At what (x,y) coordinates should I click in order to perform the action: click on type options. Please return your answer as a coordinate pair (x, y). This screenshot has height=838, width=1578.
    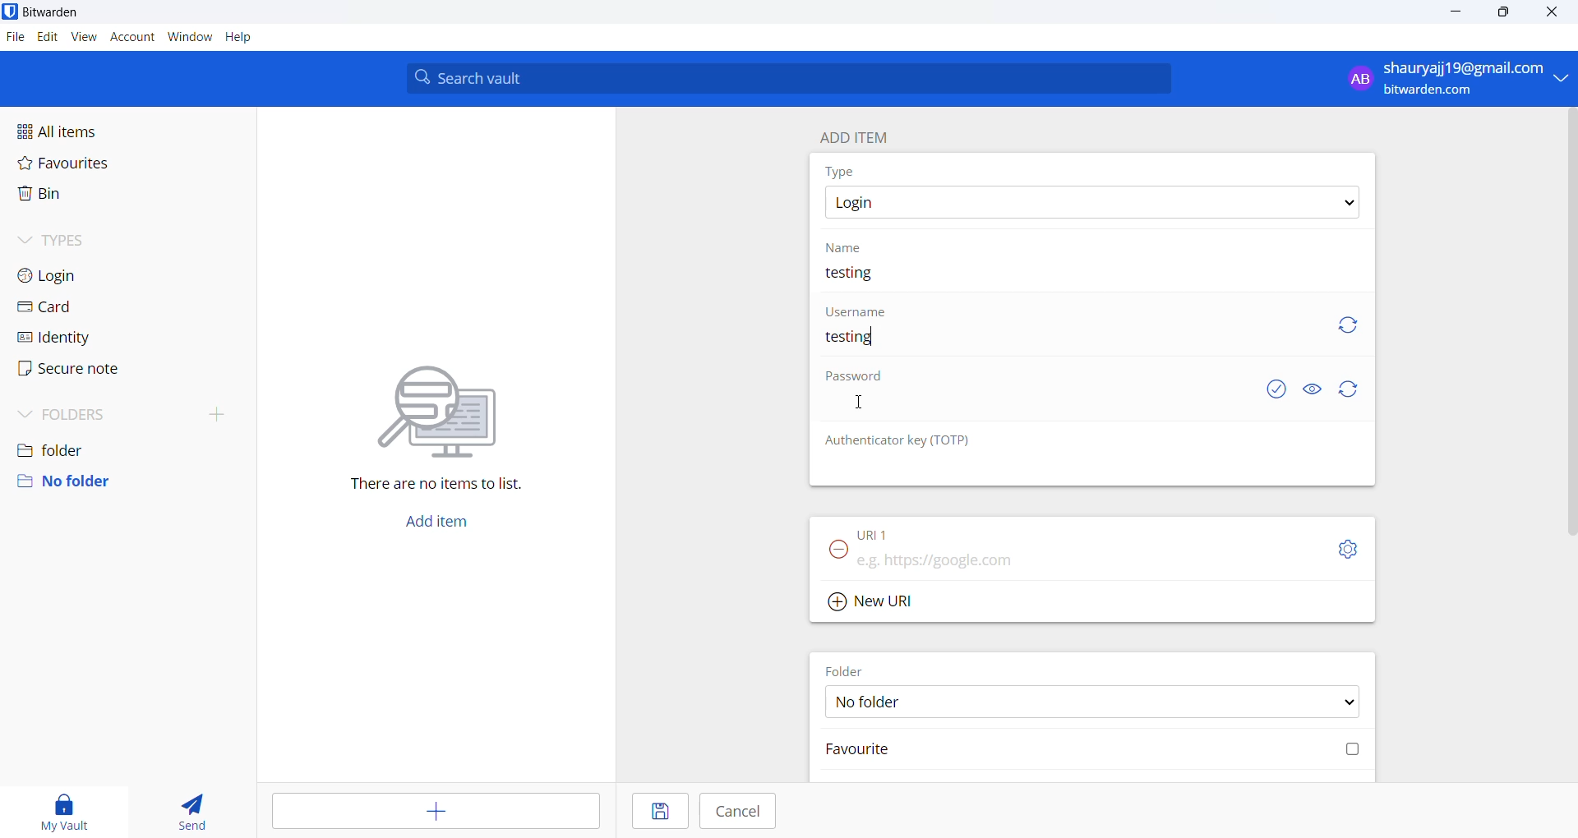
    Looking at the image, I should click on (1091, 202).